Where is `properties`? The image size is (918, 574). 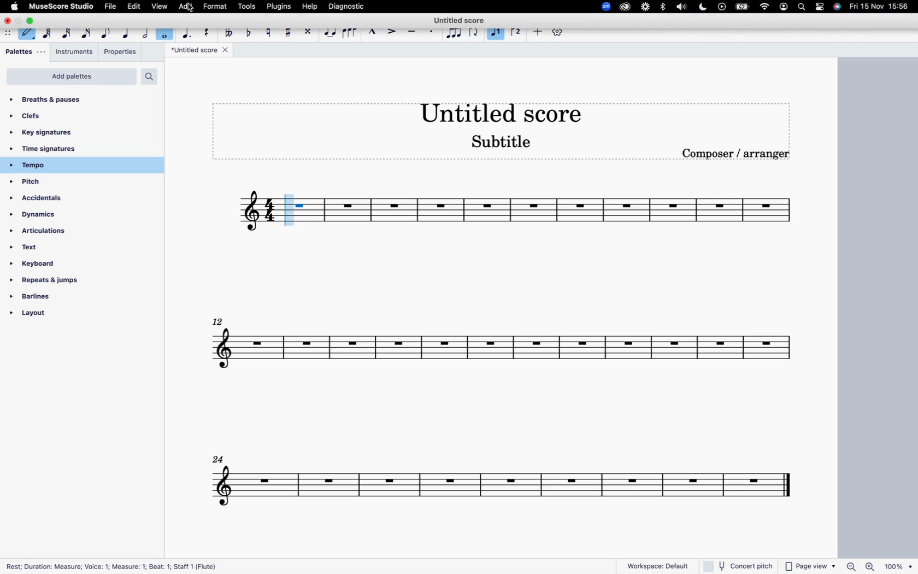 properties is located at coordinates (120, 52).